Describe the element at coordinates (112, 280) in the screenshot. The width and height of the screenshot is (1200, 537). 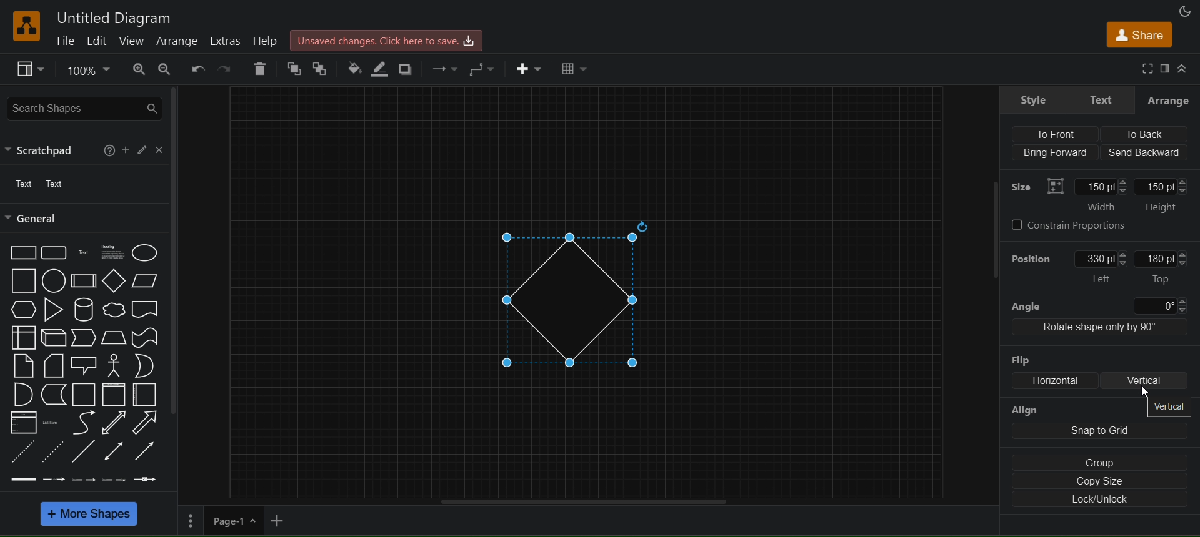
I see `diamond` at that location.